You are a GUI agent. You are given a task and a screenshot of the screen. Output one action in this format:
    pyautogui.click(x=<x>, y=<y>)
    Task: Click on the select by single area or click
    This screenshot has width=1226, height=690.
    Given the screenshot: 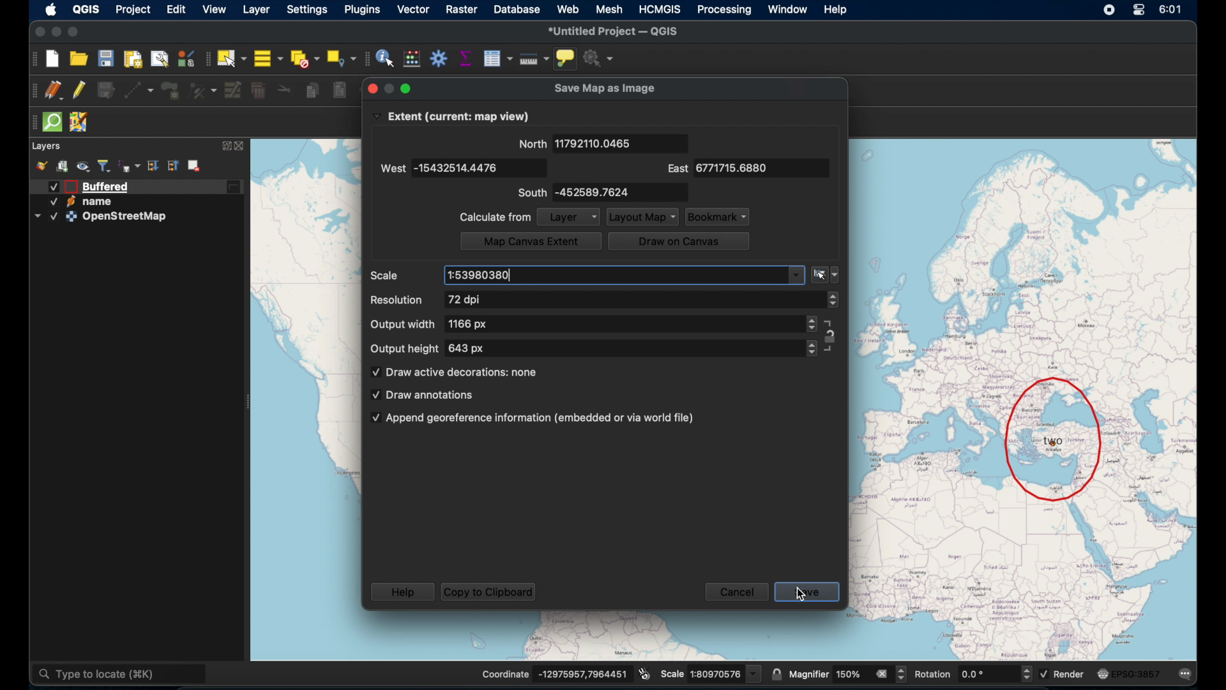 What is the action you would take?
    pyautogui.click(x=231, y=57)
    